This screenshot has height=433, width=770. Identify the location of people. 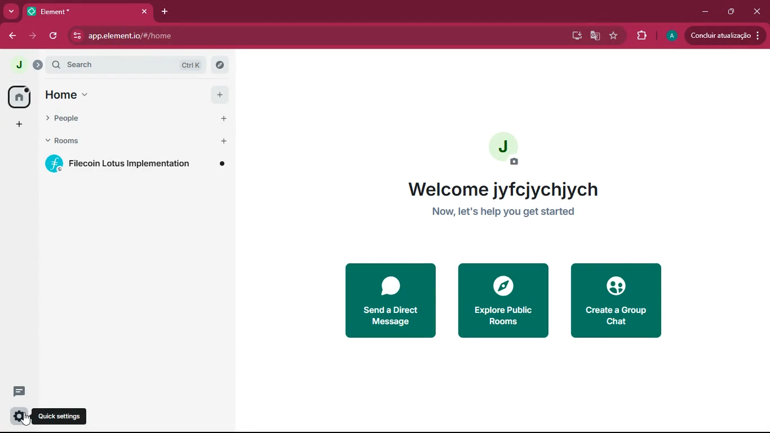
(133, 120).